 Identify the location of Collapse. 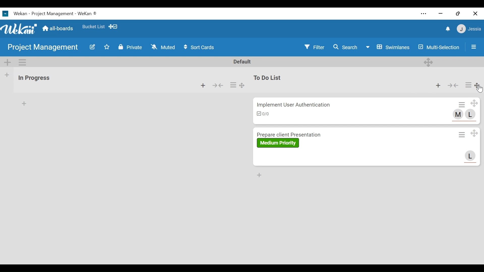
(219, 85).